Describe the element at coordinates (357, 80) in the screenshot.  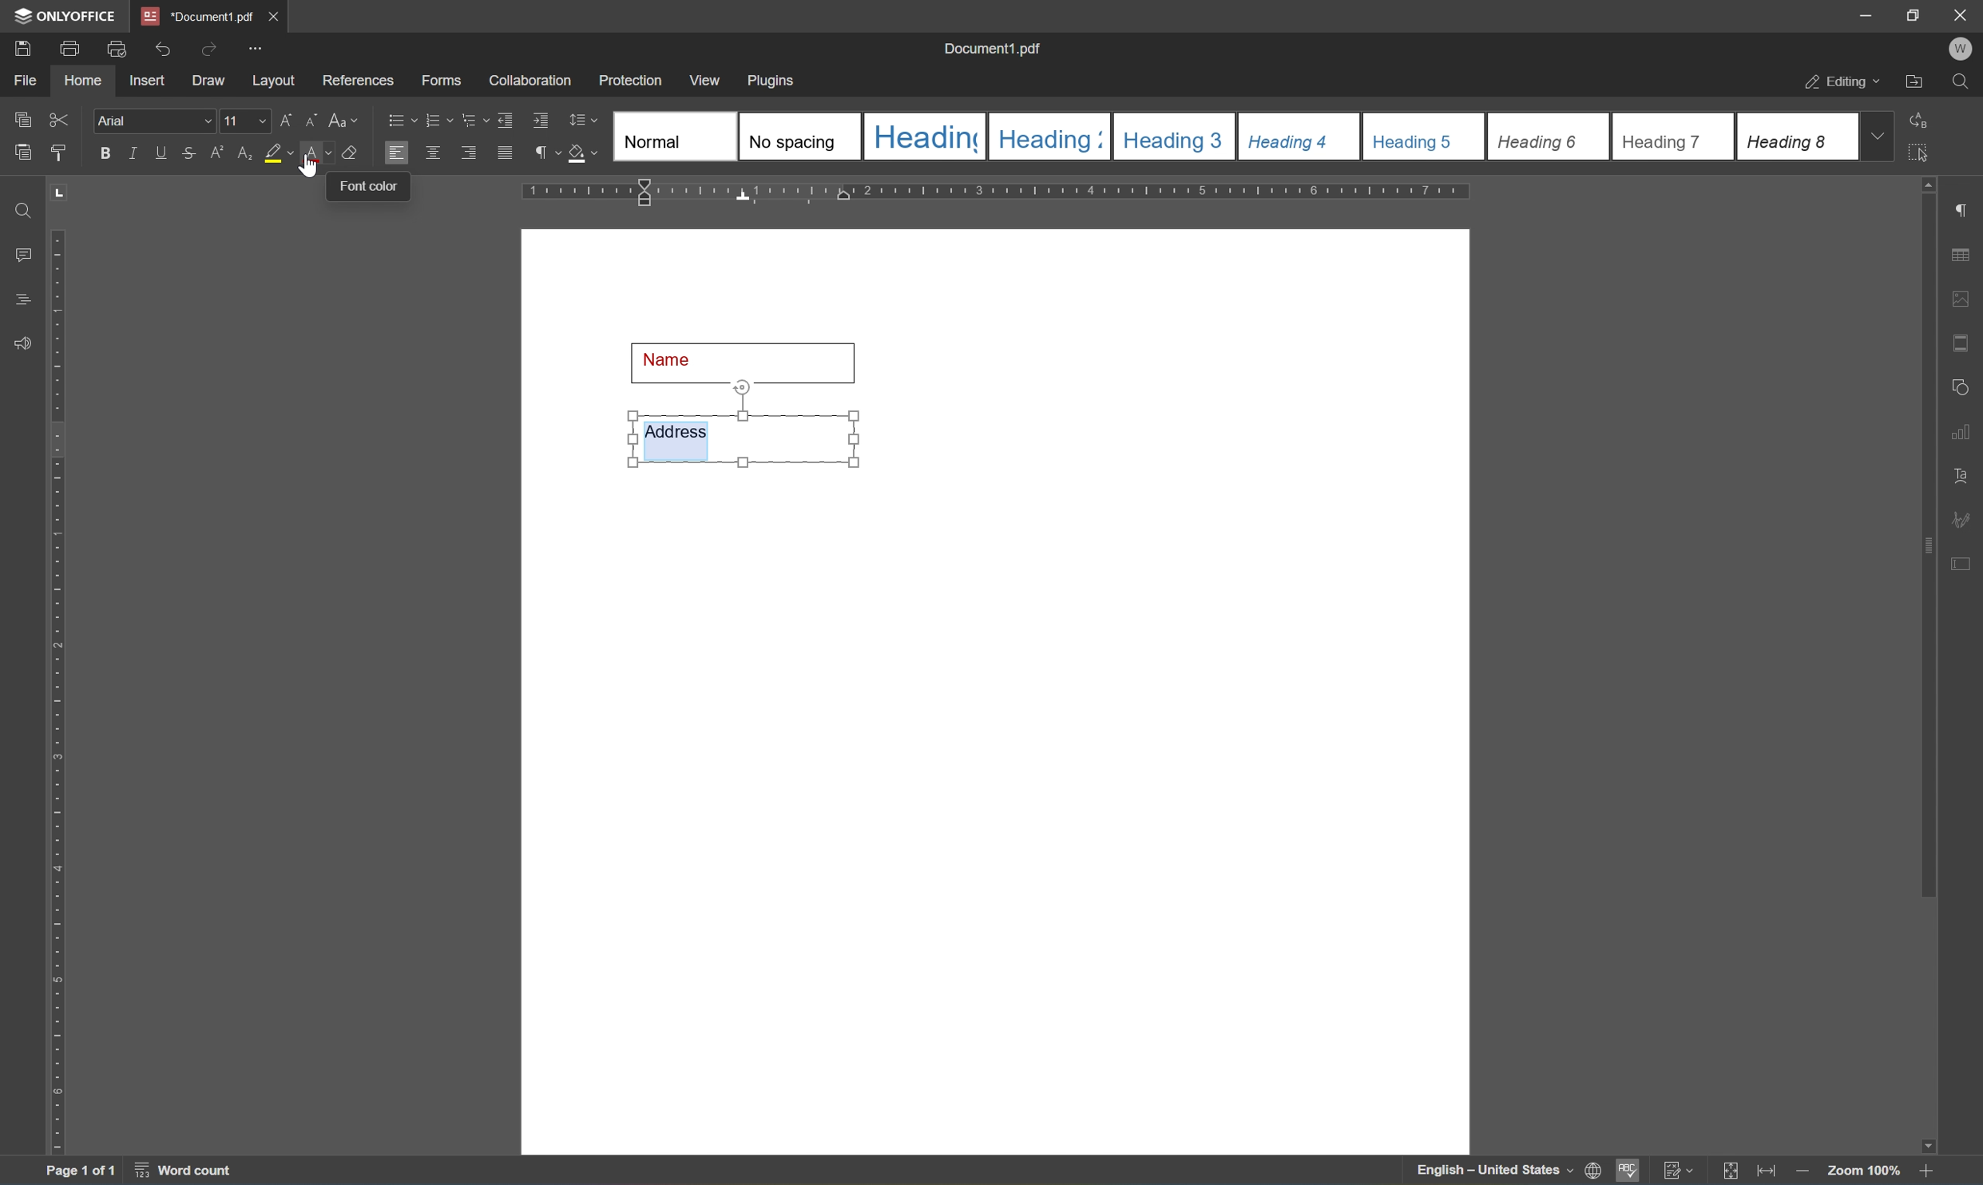
I see `references` at that location.